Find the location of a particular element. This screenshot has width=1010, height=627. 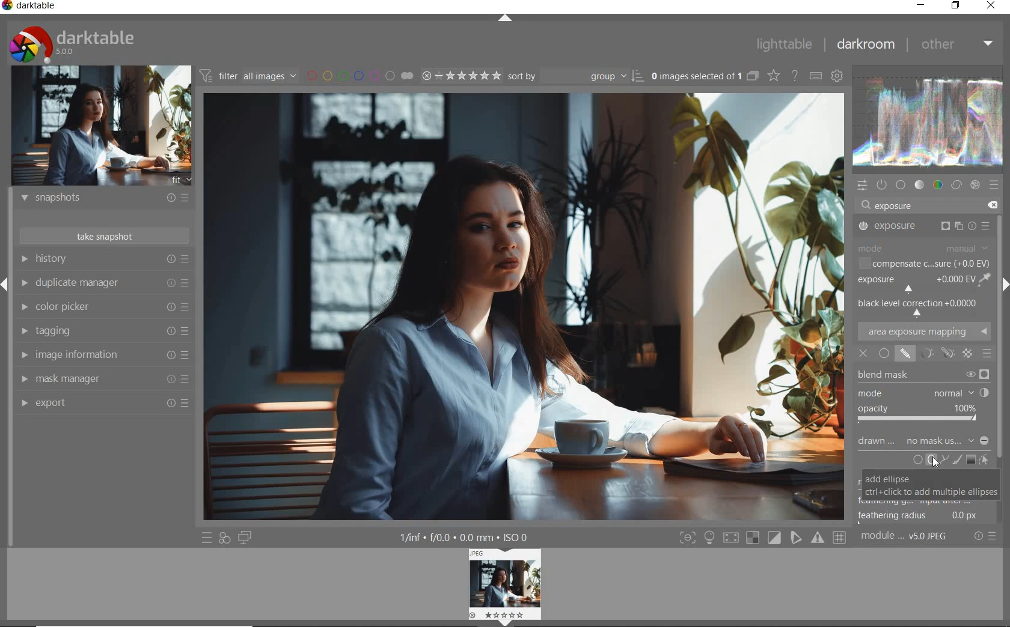

exposure is located at coordinates (895, 205).